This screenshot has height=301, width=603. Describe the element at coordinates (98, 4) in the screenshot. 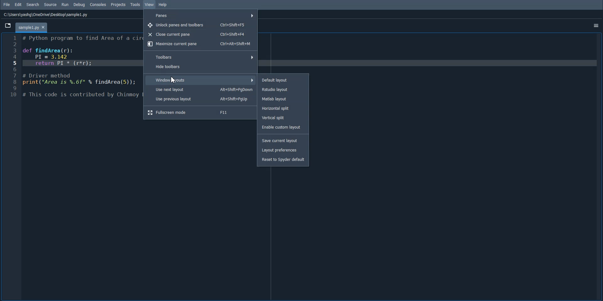

I see `Consoles` at that location.